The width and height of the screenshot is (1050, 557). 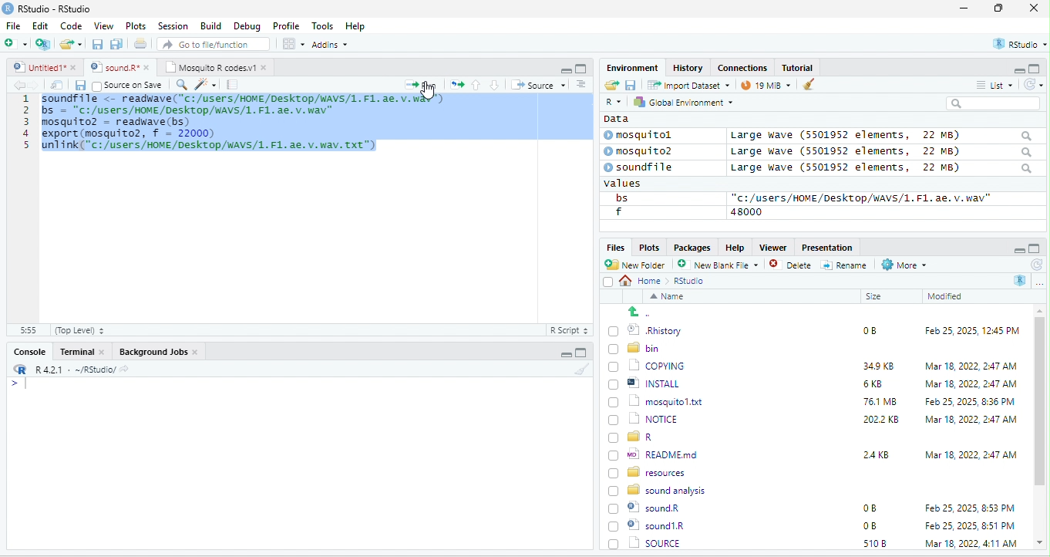 What do you see at coordinates (1040, 427) in the screenshot?
I see `scroll bar` at bounding box center [1040, 427].